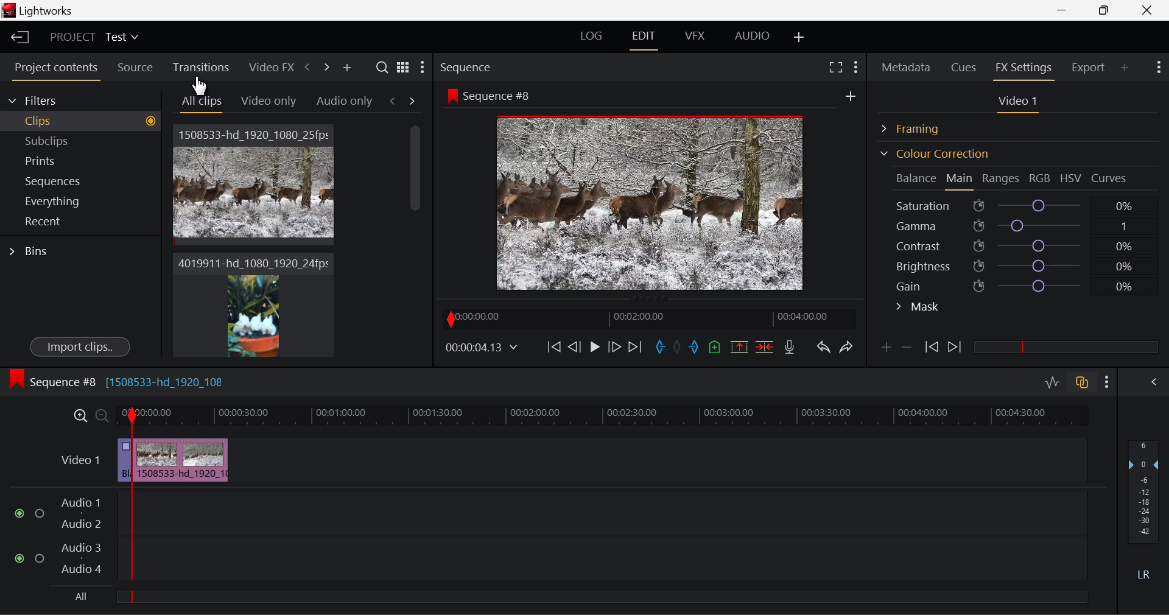 This screenshot has height=615, width=1169. I want to click on To End, so click(635, 347).